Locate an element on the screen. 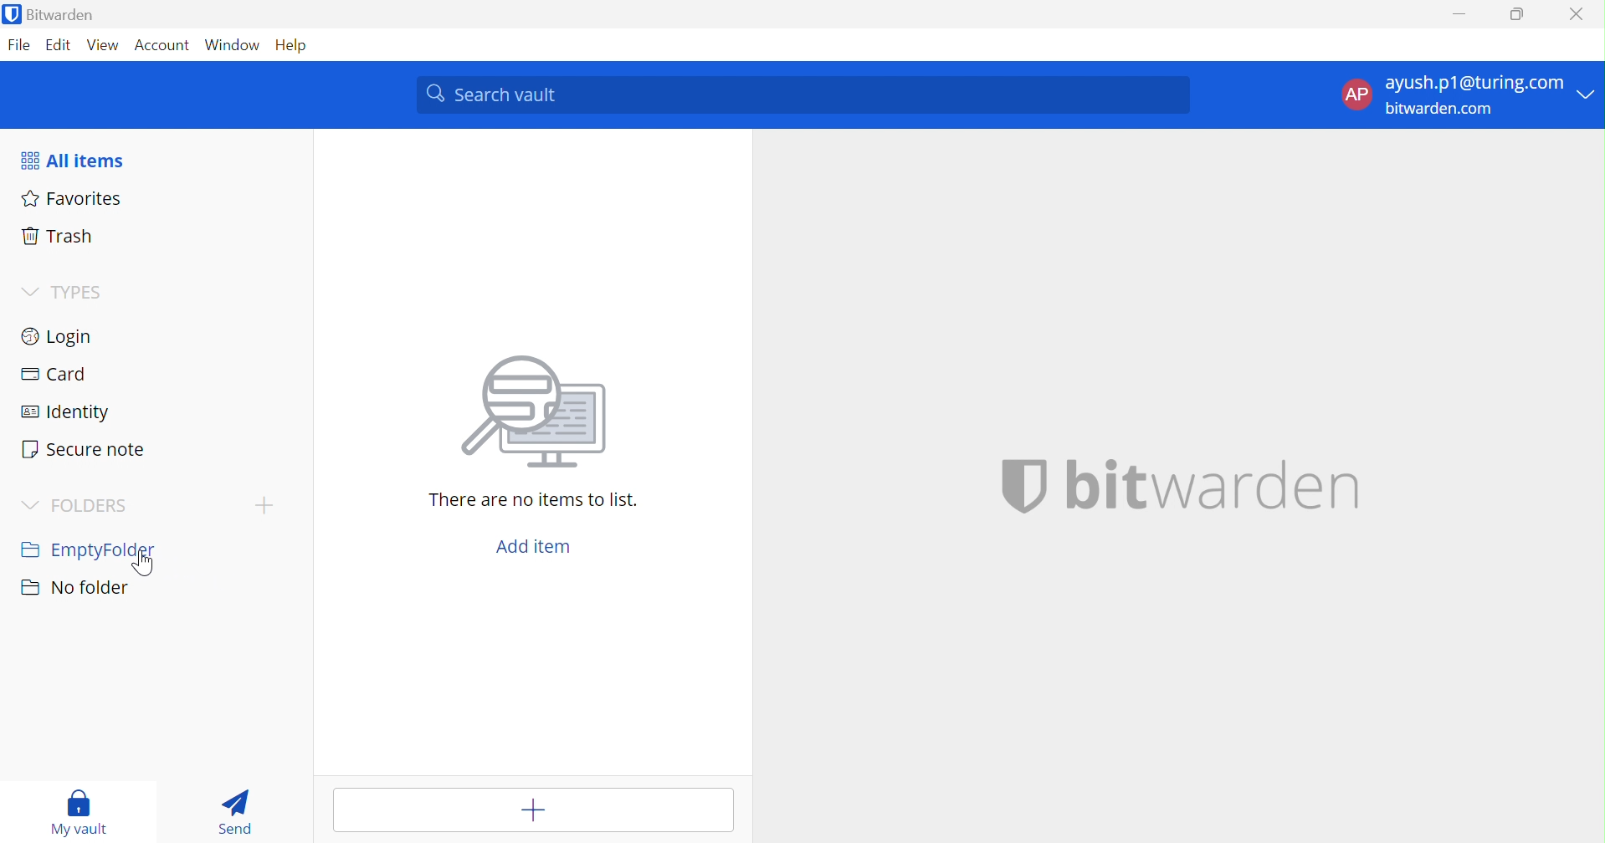  No folder is located at coordinates (78, 588).